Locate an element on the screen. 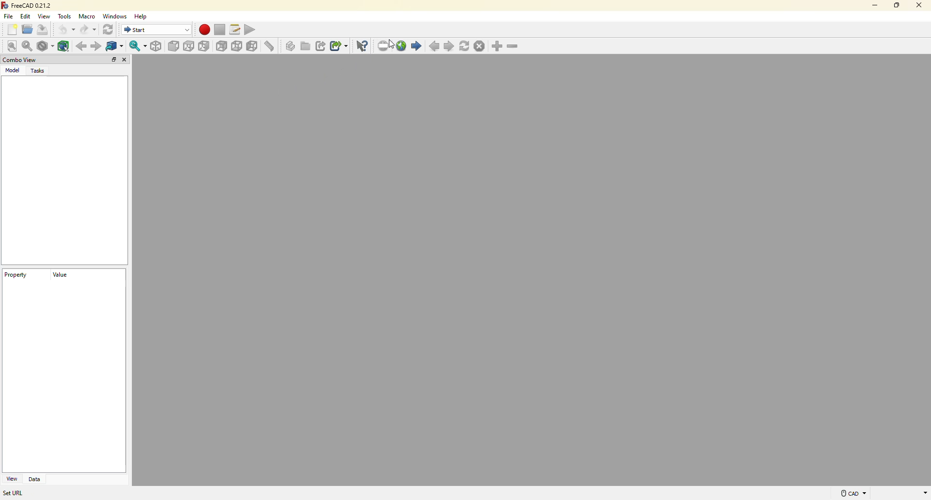 The image size is (931, 500). windows is located at coordinates (117, 16).